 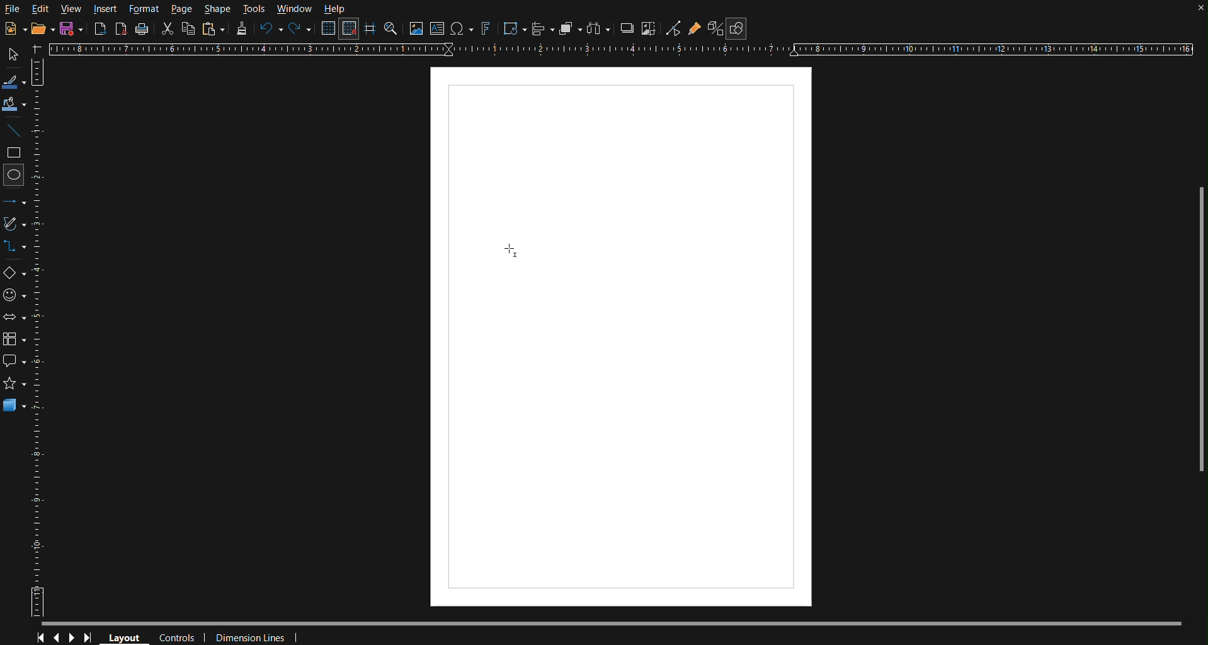 What do you see at coordinates (105, 8) in the screenshot?
I see `Insert` at bounding box center [105, 8].